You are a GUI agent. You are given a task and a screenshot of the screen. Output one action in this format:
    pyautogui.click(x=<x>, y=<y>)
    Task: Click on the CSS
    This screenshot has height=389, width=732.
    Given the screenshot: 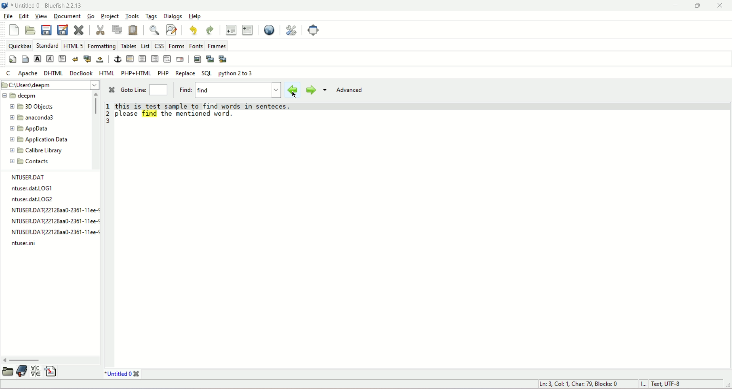 What is the action you would take?
    pyautogui.click(x=160, y=45)
    